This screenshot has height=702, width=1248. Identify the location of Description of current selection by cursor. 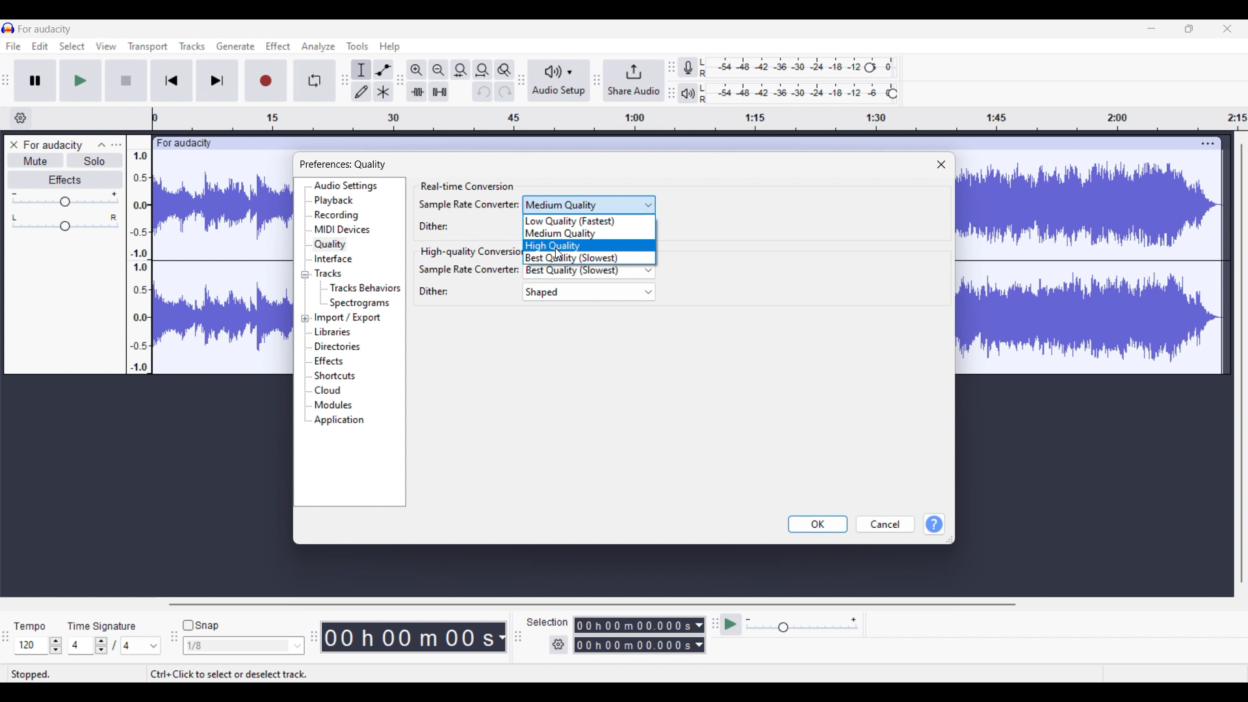
(229, 674).